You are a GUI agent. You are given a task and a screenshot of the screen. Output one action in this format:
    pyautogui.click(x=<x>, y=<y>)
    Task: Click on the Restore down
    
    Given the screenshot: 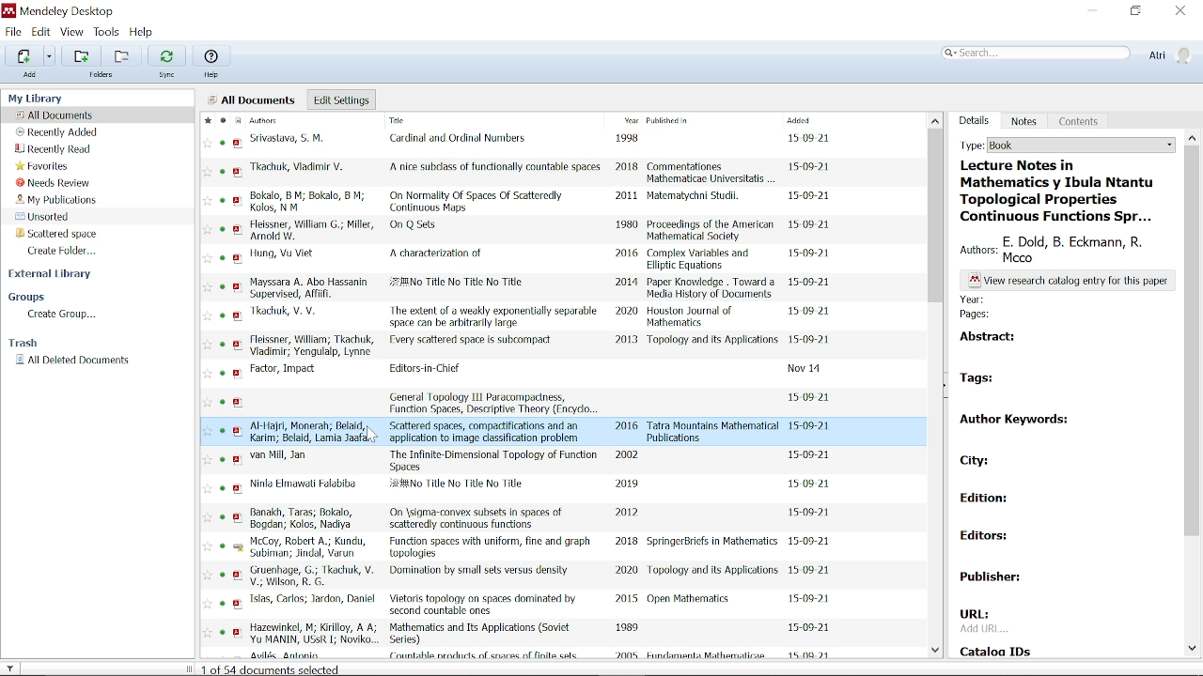 What is the action you would take?
    pyautogui.click(x=1135, y=12)
    